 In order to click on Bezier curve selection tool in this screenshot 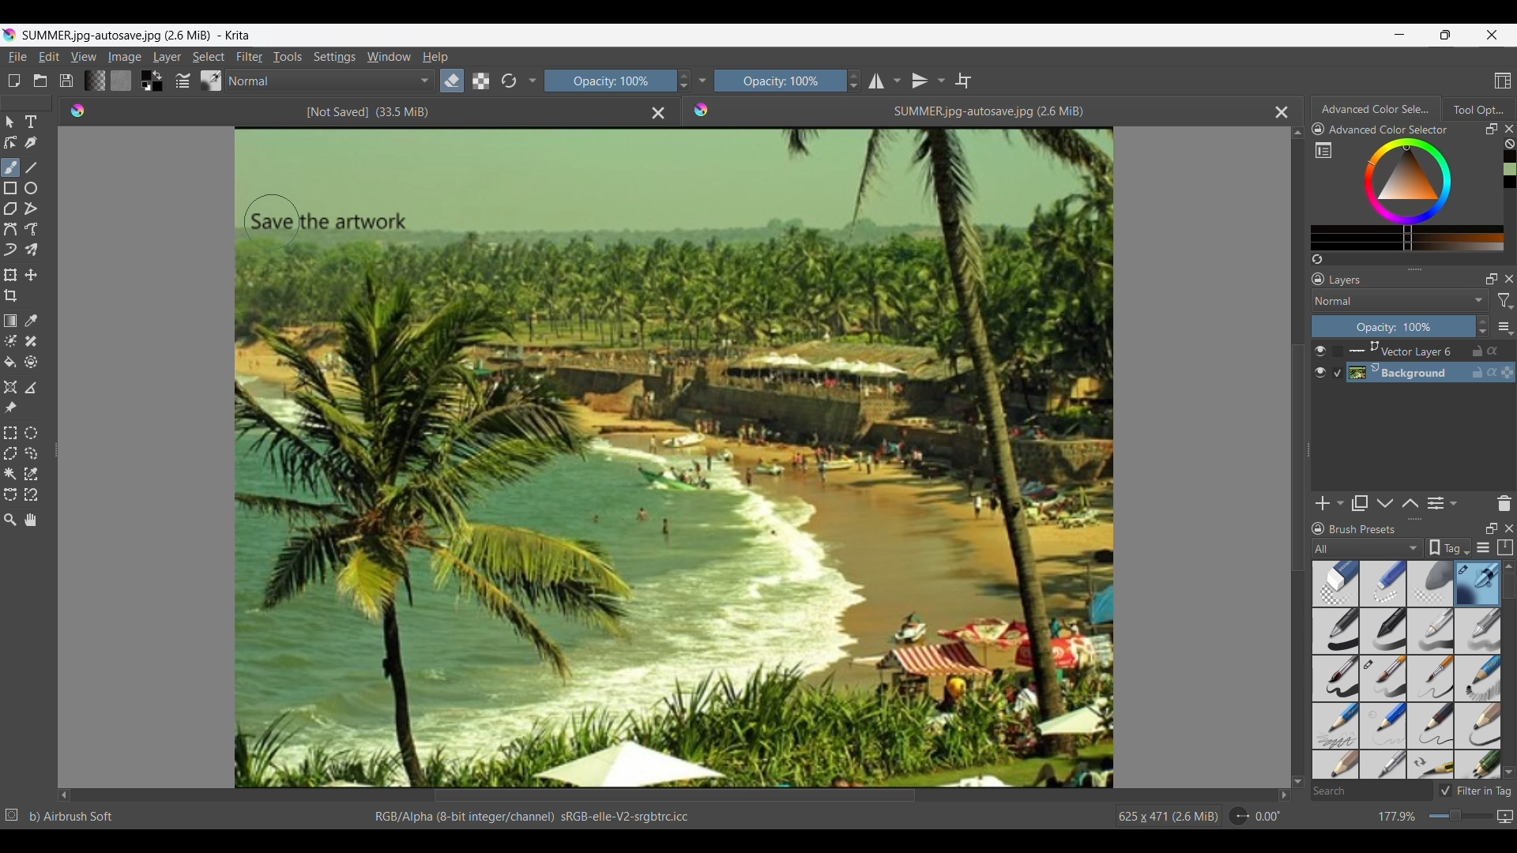, I will do `click(11, 495)`.